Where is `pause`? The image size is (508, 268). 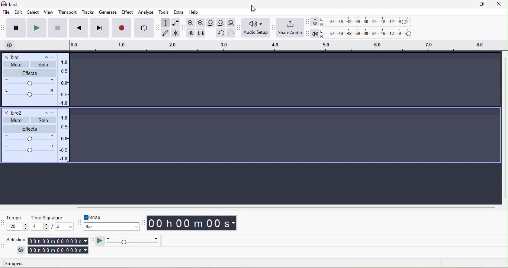
pause is located at coordinates (16, 27).